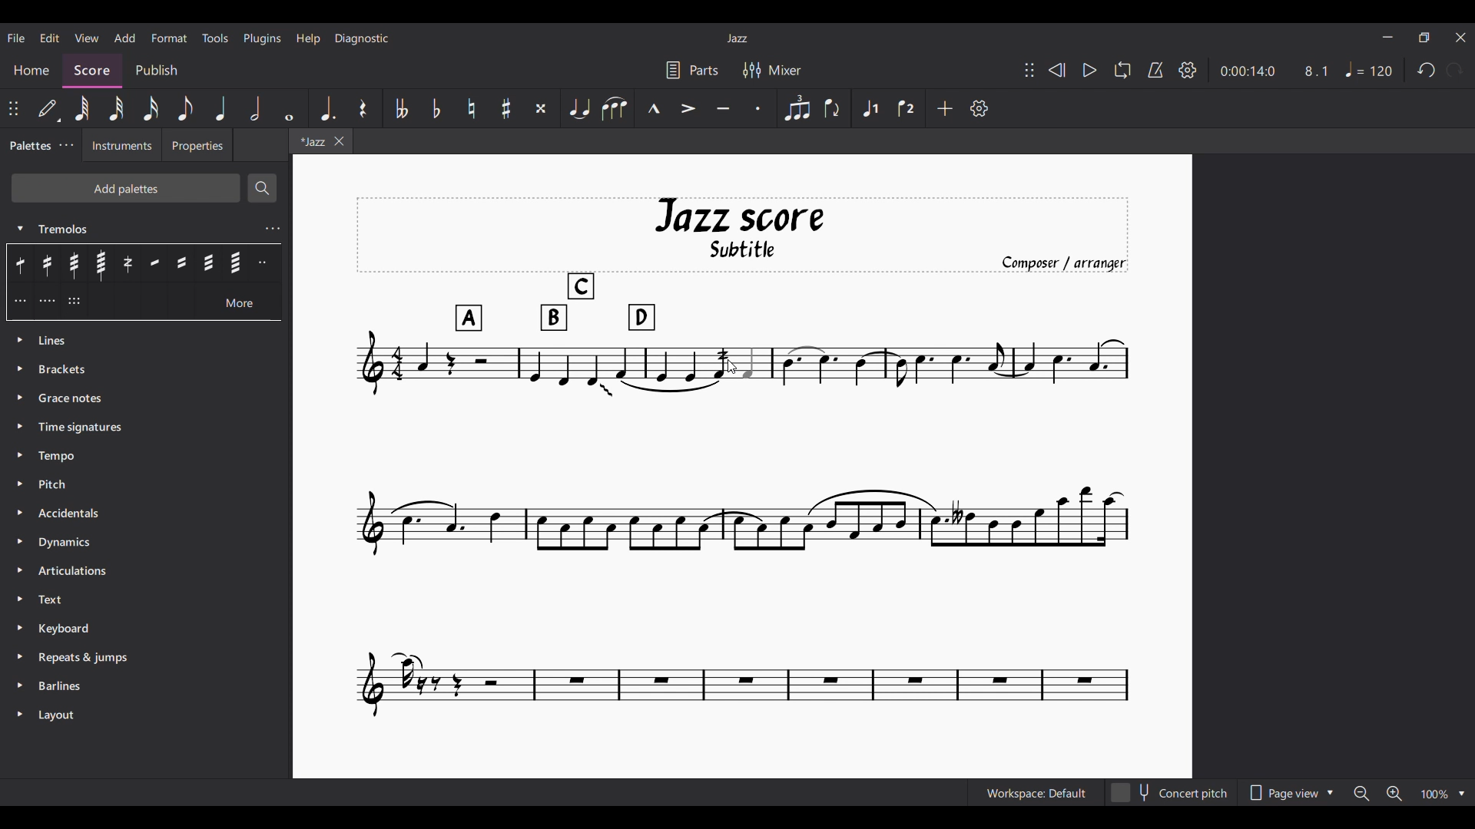  Describe the element at coordinates (339, 140) in the screenshot. I see `Close tab` at that location.